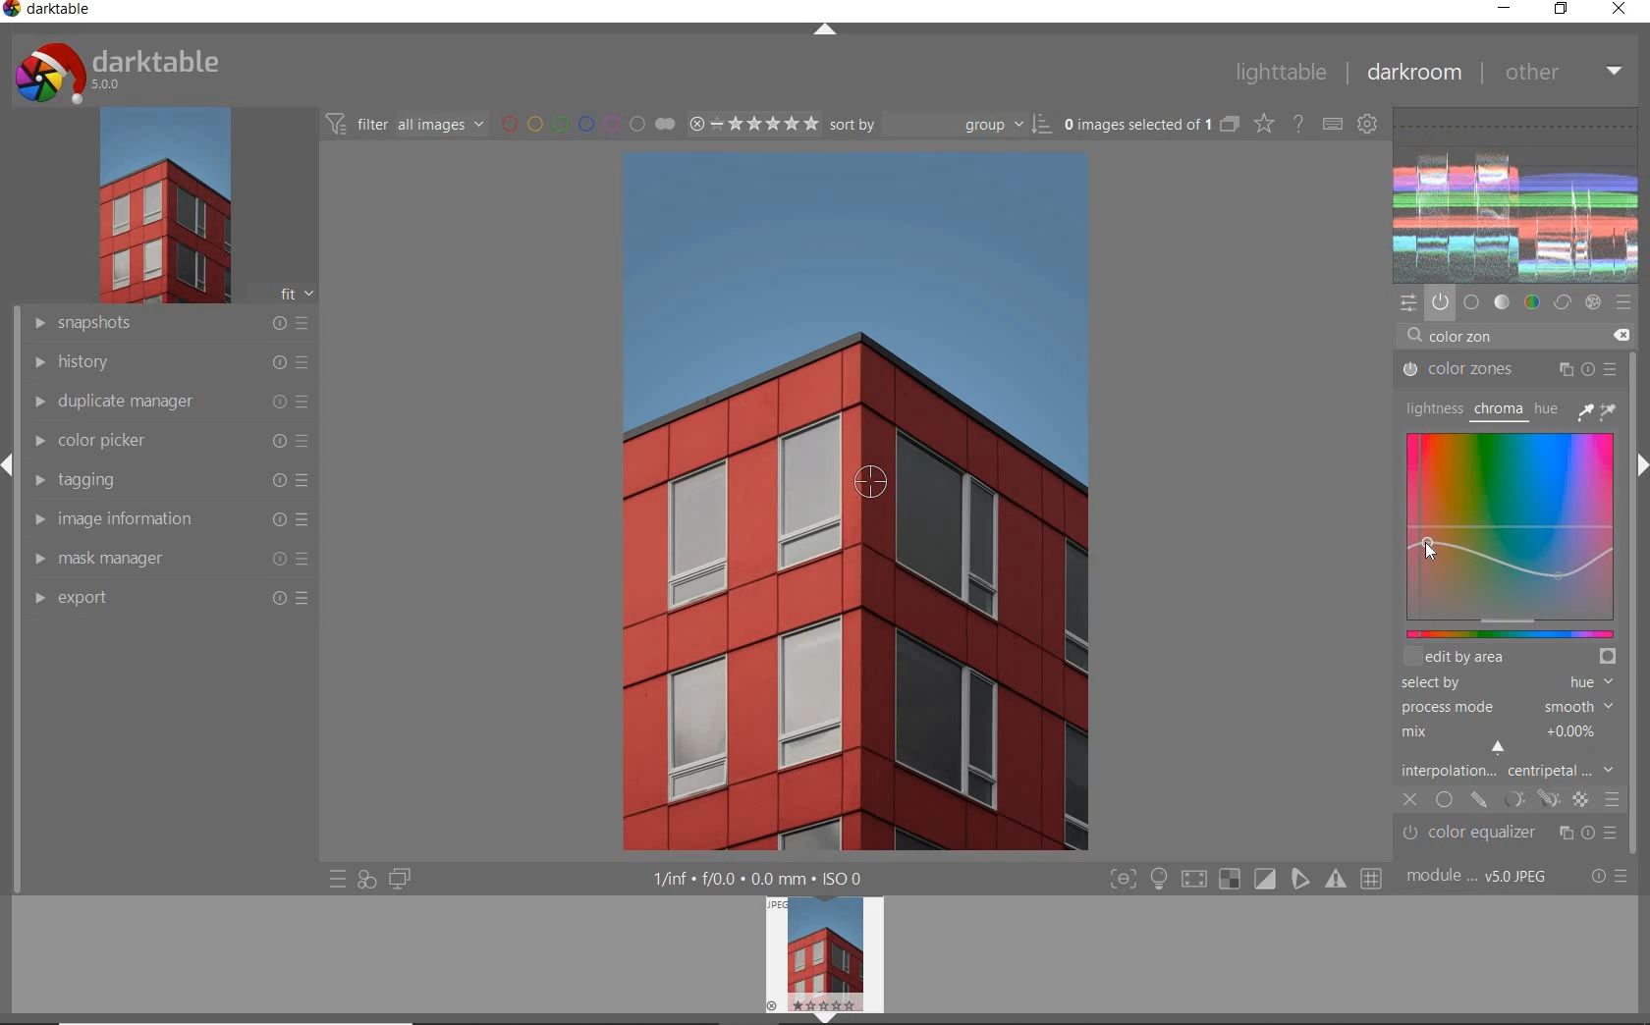 The height and width of the screenshot is (1025, 1650). Describe the element at coordinates (754, 123) in the screenshot. I see `selected Image range rating` at that location.